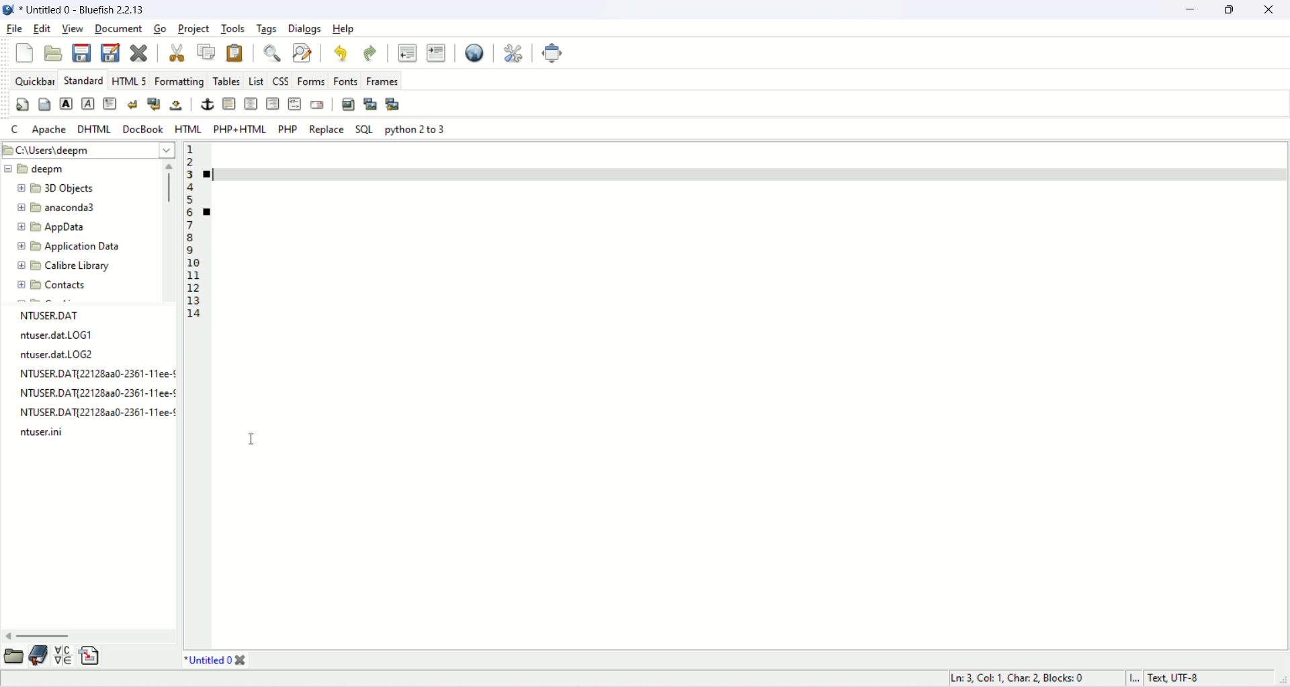 This screenshot has height=687, width=1290. I want to click on strong, so click(65, 105).